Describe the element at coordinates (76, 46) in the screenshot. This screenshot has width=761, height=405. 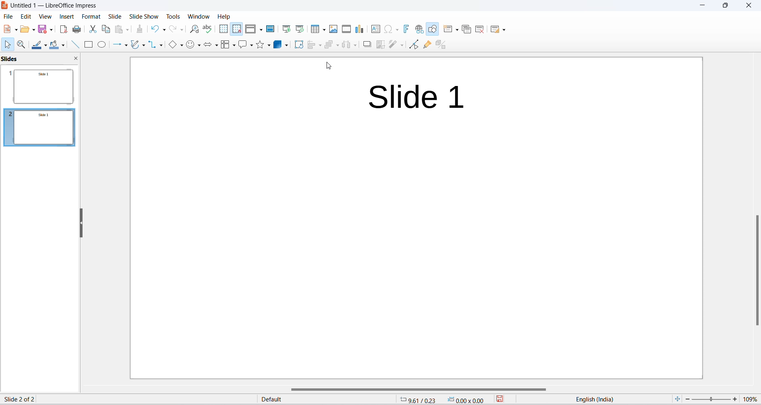
I see `line` at that location.